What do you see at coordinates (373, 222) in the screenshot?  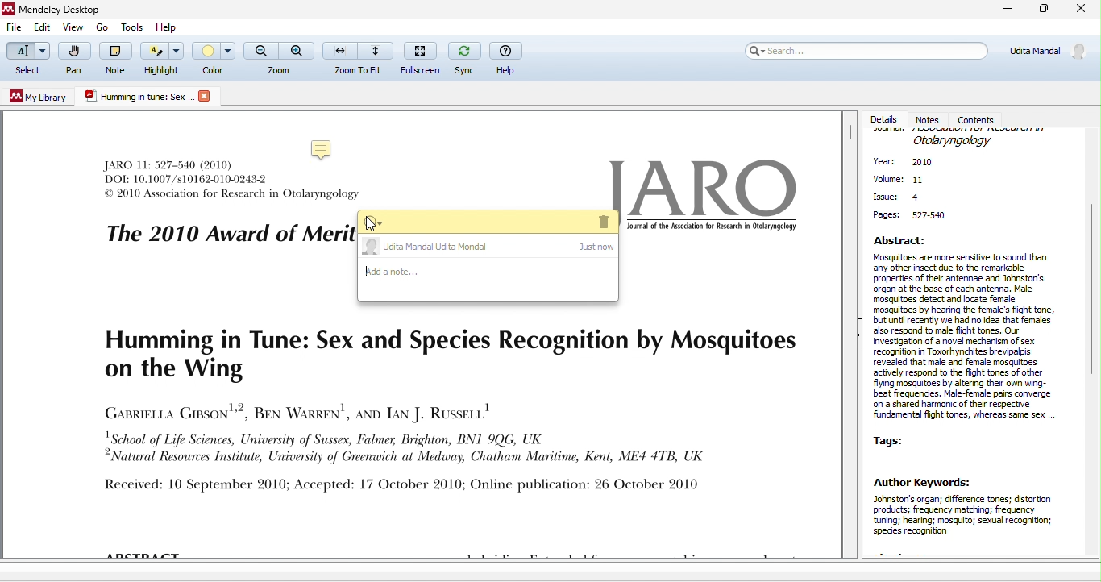 I see `menu` at bounding box center [373, 222].